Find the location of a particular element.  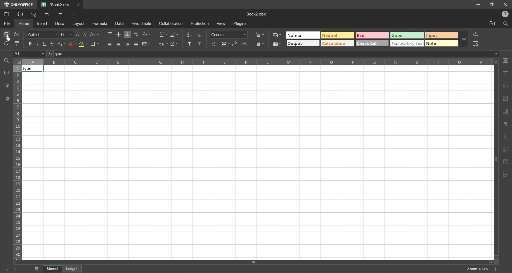

delete cells is located at coordinates (261, 44).